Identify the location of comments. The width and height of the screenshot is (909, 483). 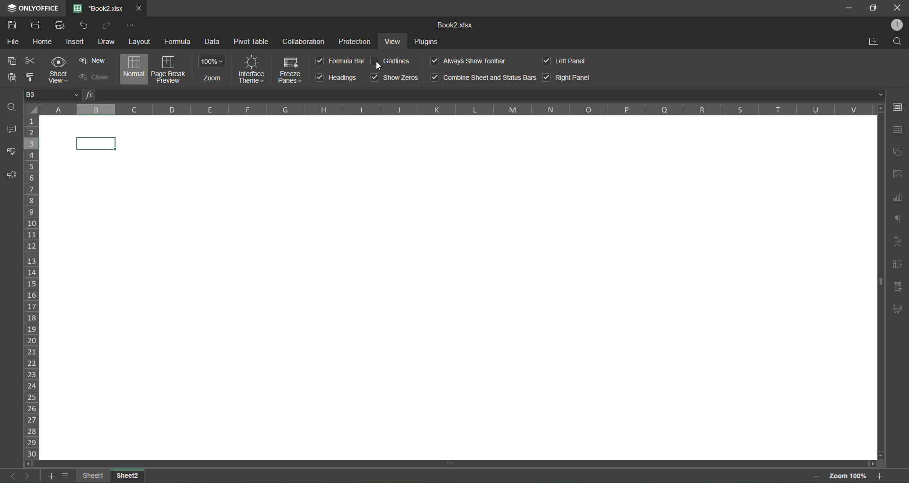
(14, 130).